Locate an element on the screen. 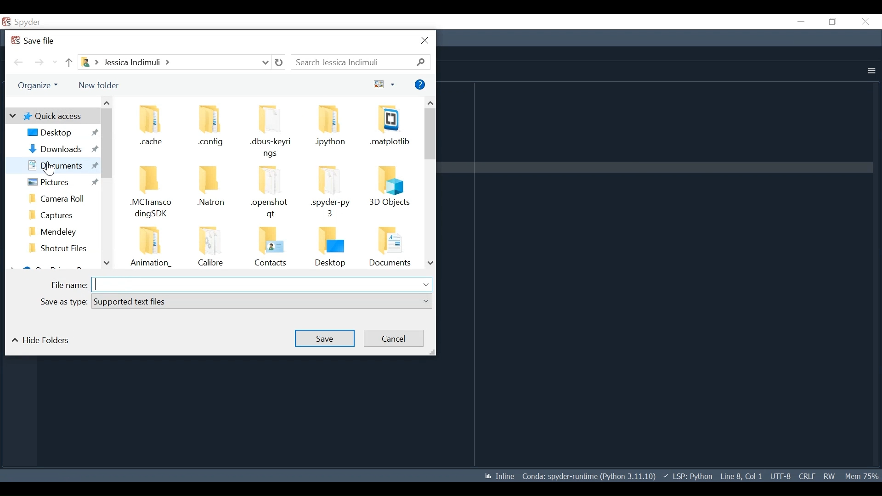  Documents is located at coordinates (59, 165).